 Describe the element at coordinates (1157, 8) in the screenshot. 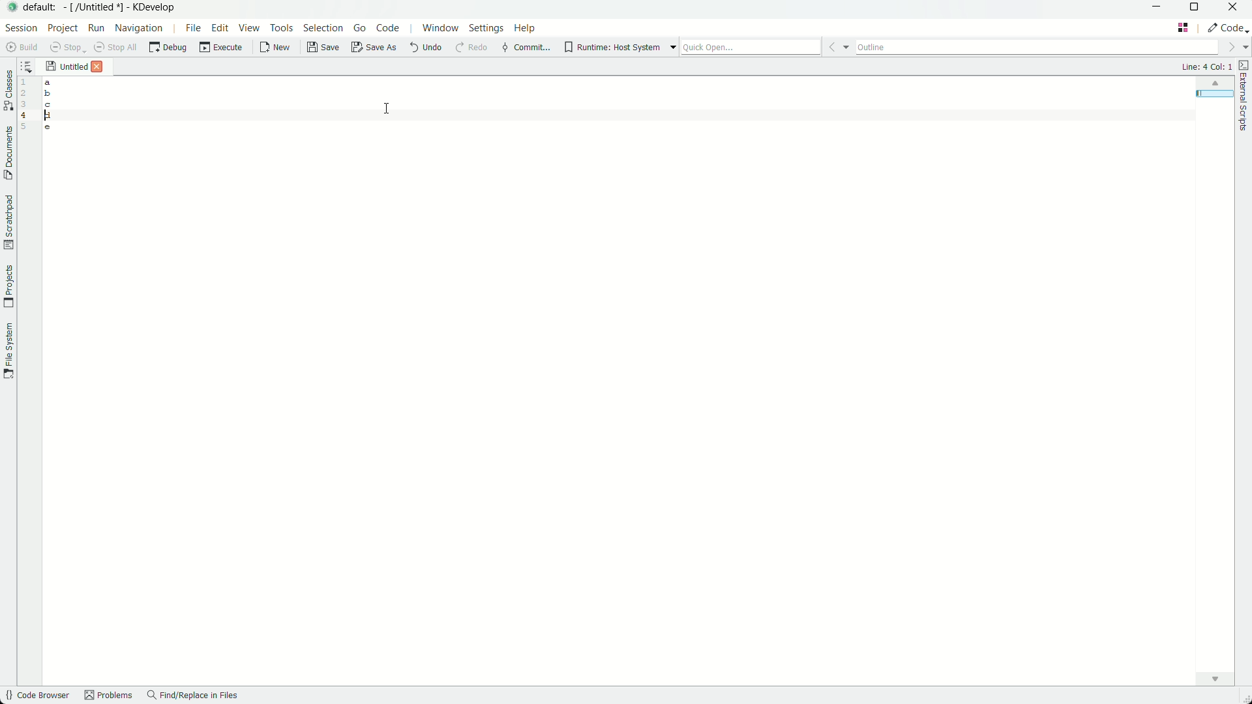

I see `minimize` at that location.